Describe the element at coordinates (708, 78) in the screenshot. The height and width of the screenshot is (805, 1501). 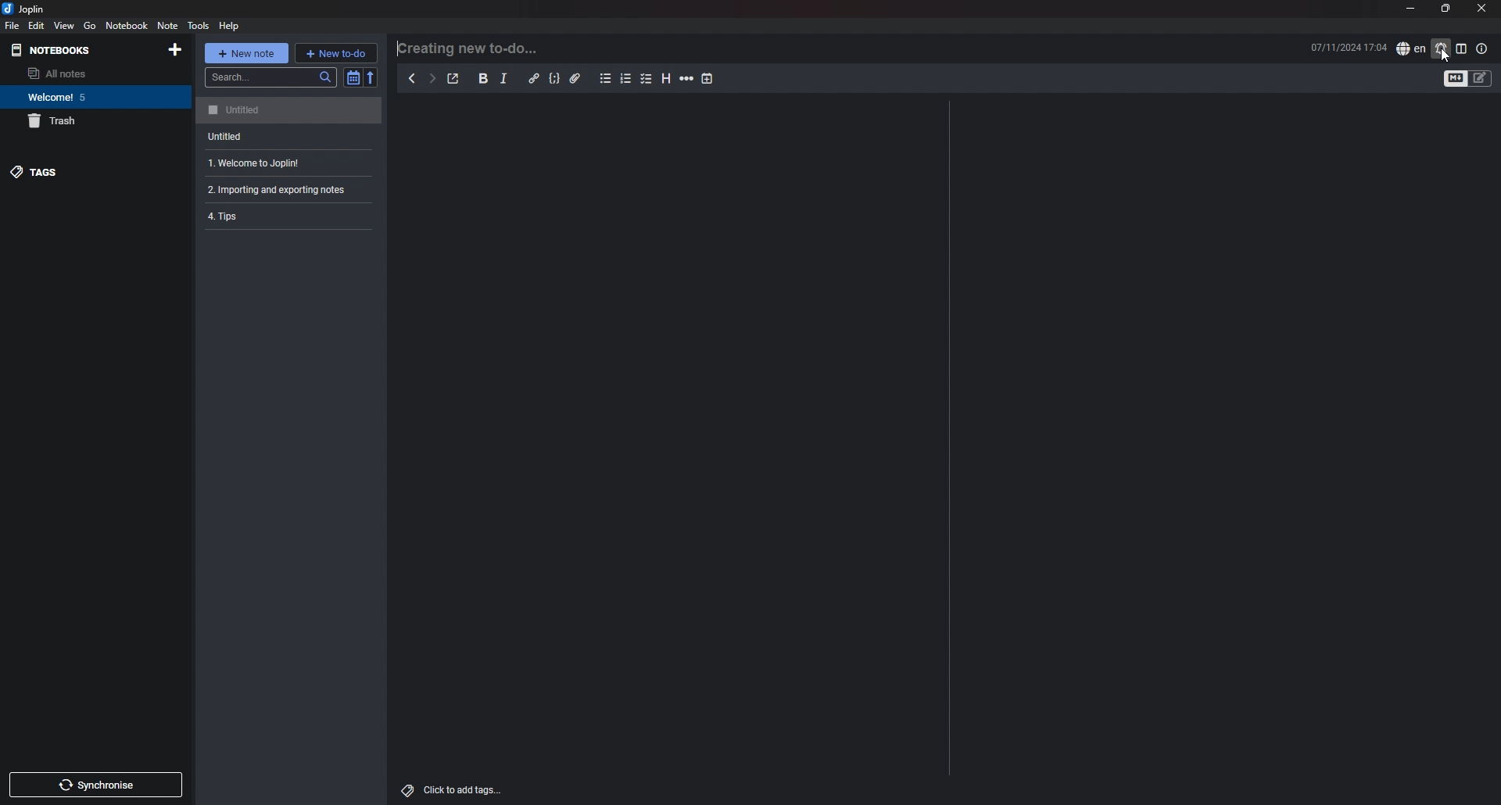
I see `add time` at that location.